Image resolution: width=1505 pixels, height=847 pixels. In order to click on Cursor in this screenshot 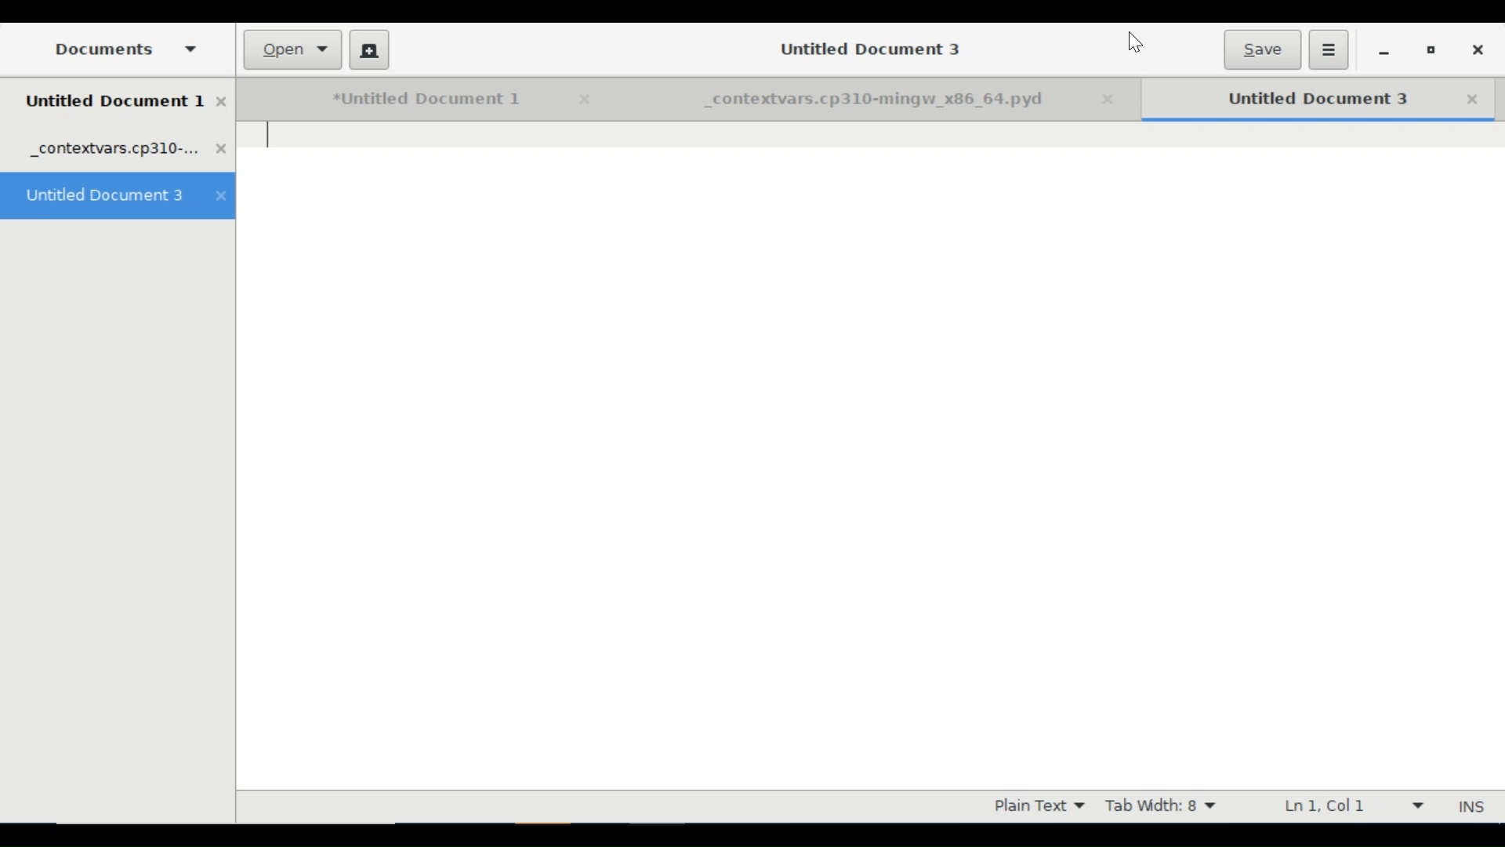, I will do `click(1135, 44)`.